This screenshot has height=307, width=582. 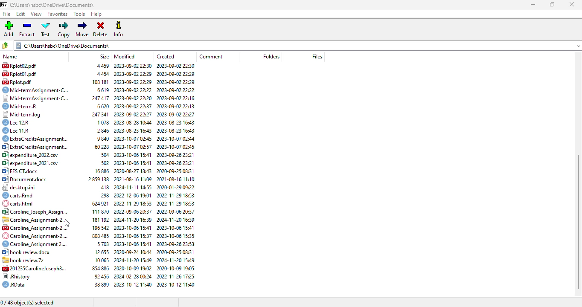 I want to click on 2024-11-20 16:39, so click(x=175, y=220).